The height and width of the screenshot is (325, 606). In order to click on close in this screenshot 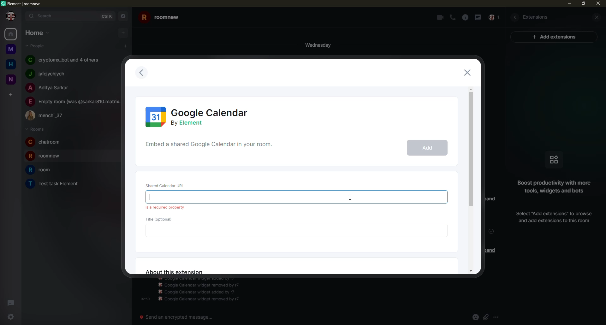, I will do `click(468, 72)`.